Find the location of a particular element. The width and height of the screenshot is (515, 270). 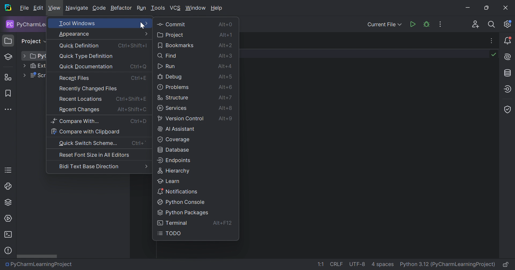

Bidi Text Base Direction is located at coordinates (89, 166).